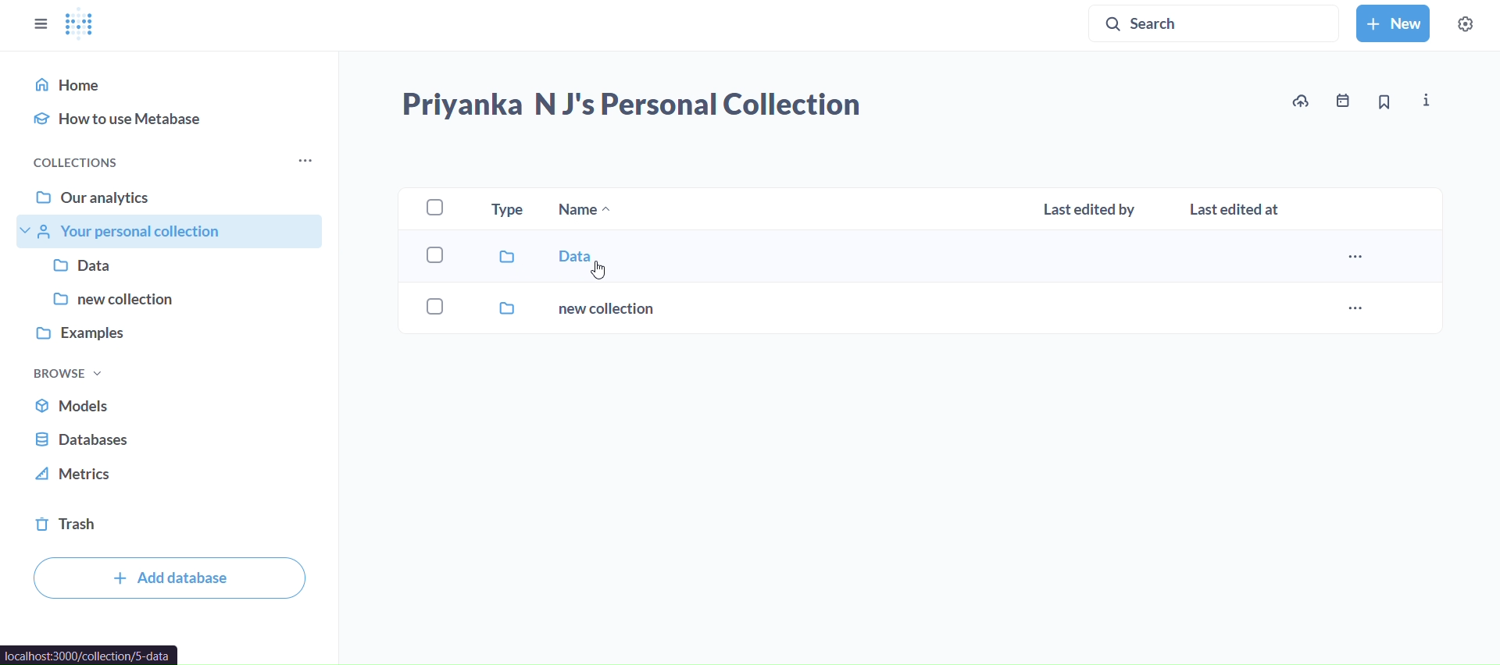 This screenshot has width=1500, height=665. Describe the element at coordinates (553, 310) in the screenshot. I see `new collection` at that location.